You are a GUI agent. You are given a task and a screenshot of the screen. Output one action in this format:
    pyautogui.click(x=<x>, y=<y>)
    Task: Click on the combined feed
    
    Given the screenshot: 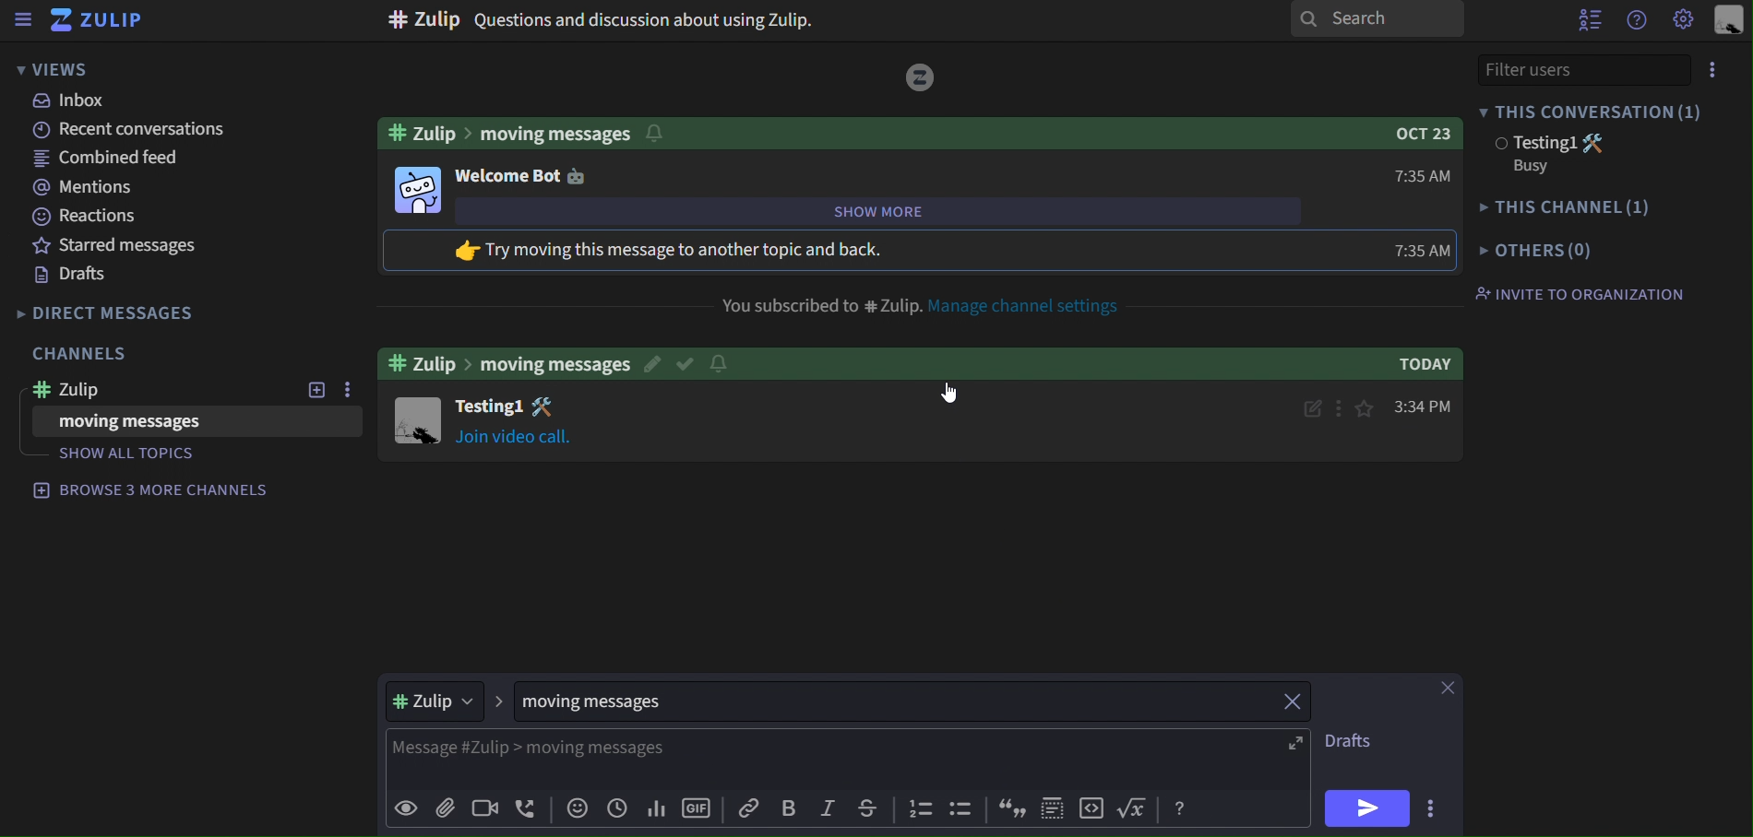 What is the action you would take?
    pyautogui.click(x=106, y=159)
    